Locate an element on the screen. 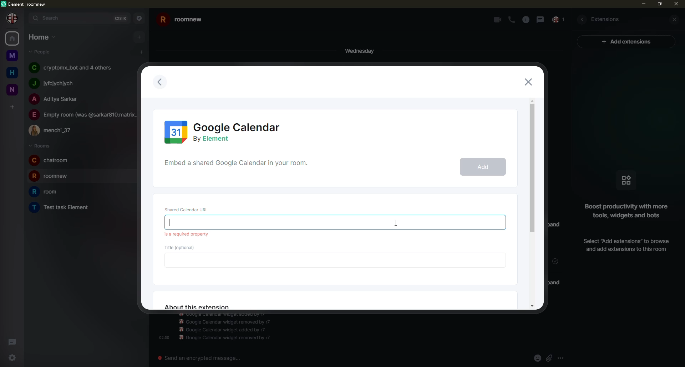 The image size is (685, 367). extesions is located at coordinates (607, 19).